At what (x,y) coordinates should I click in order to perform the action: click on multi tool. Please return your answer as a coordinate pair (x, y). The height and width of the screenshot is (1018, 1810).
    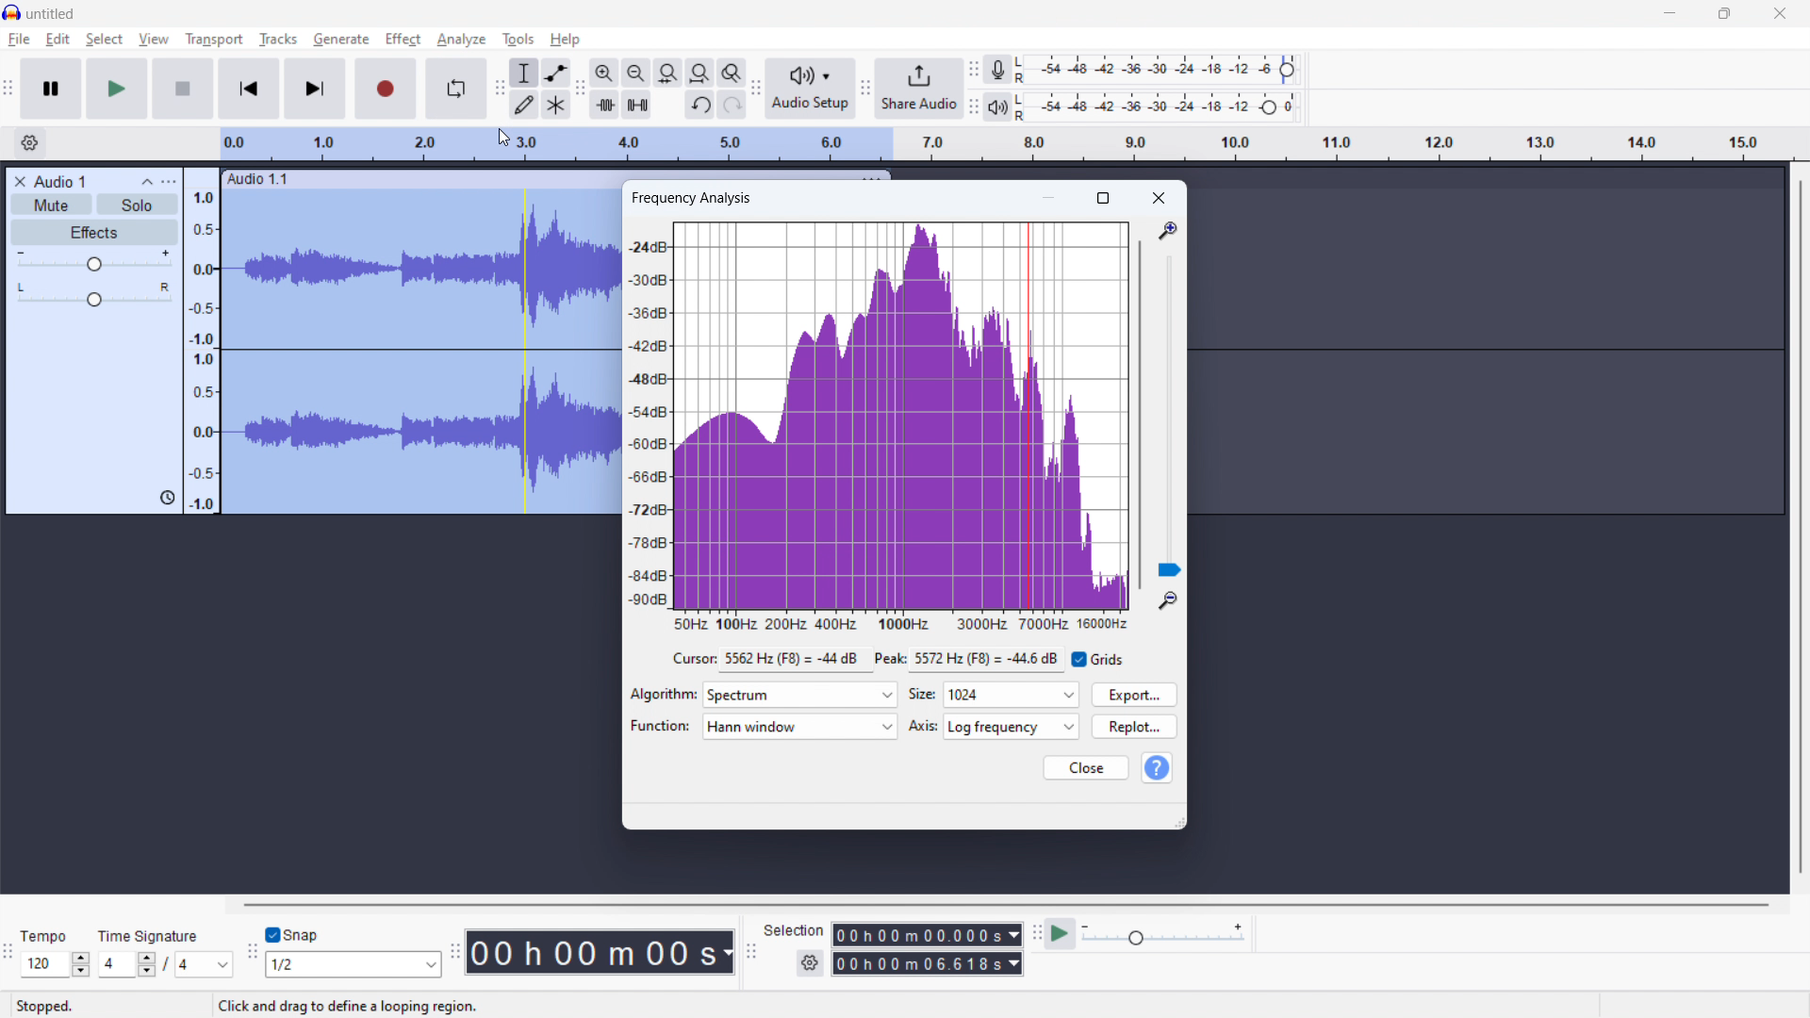
    Looking at the image, I should click on (557, 104).